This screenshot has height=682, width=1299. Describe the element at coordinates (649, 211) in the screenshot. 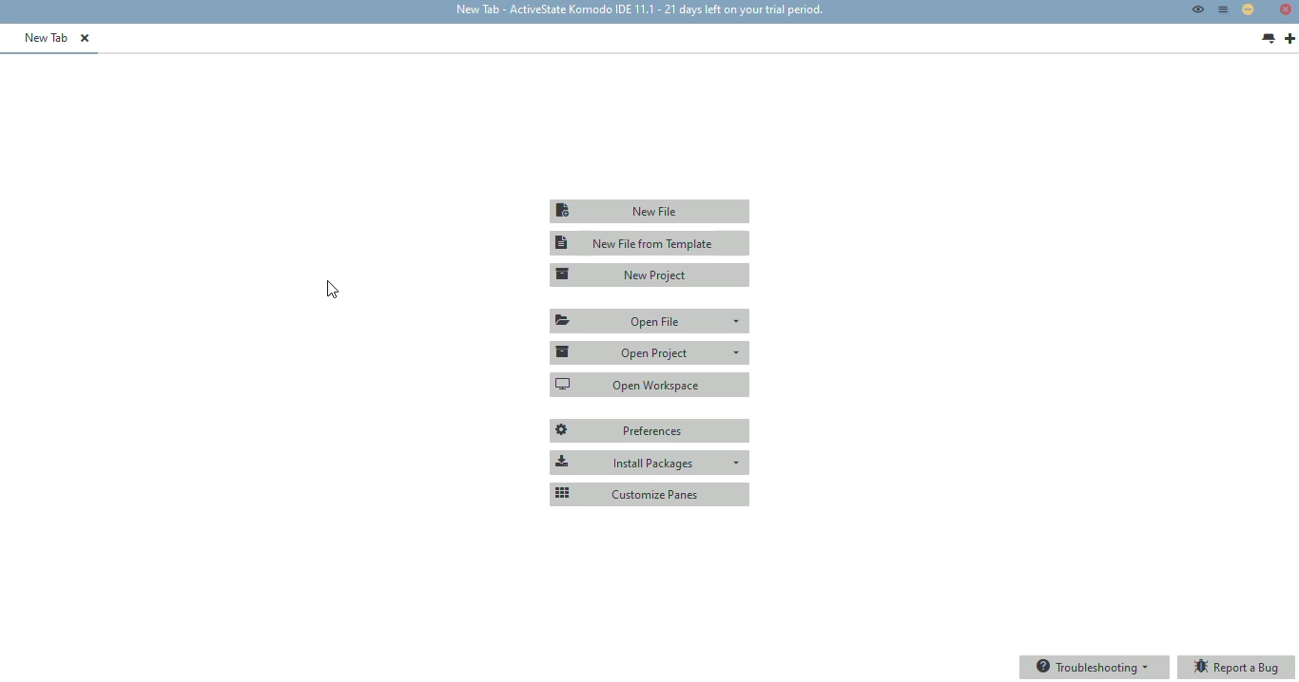

I see `new file` at that location.